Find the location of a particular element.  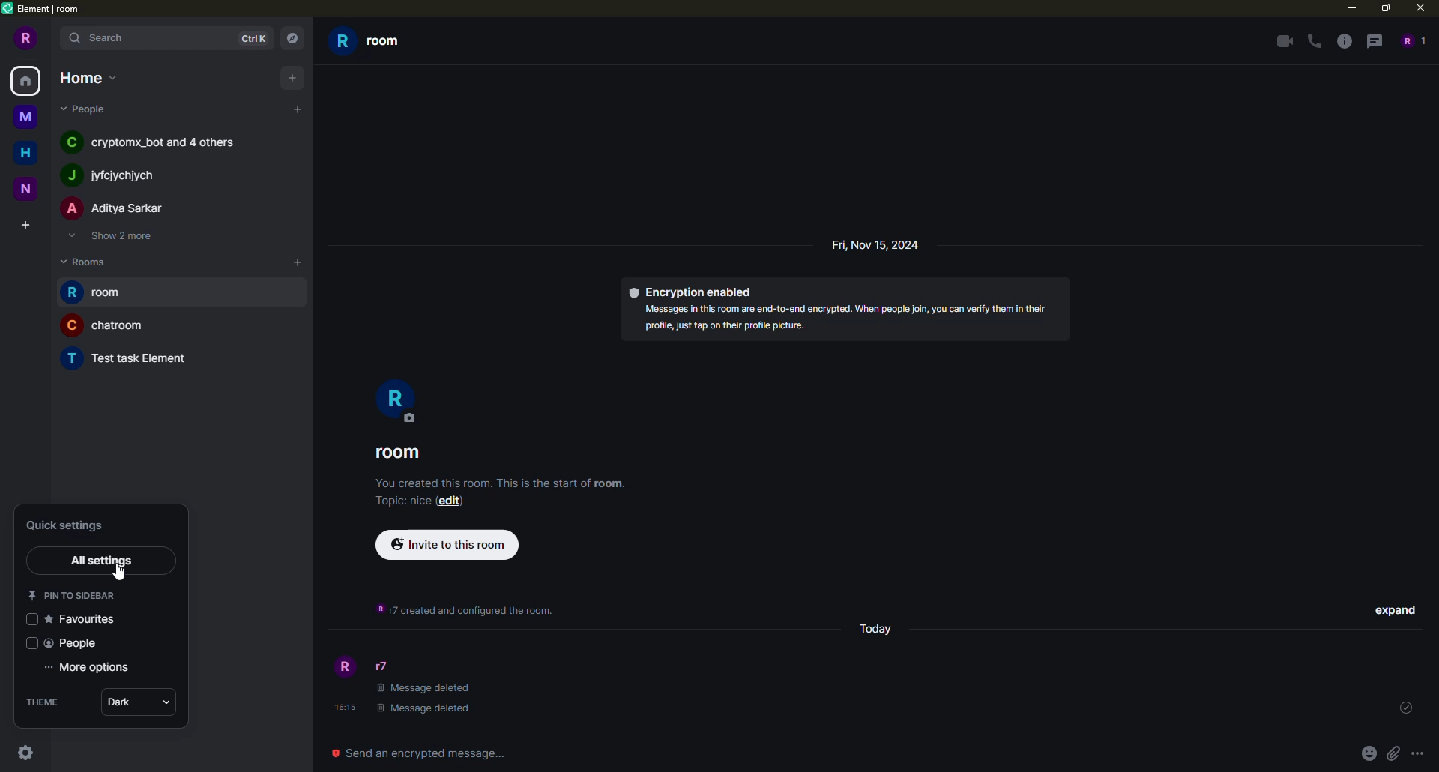

drop down is located at coordinates (173, 702).